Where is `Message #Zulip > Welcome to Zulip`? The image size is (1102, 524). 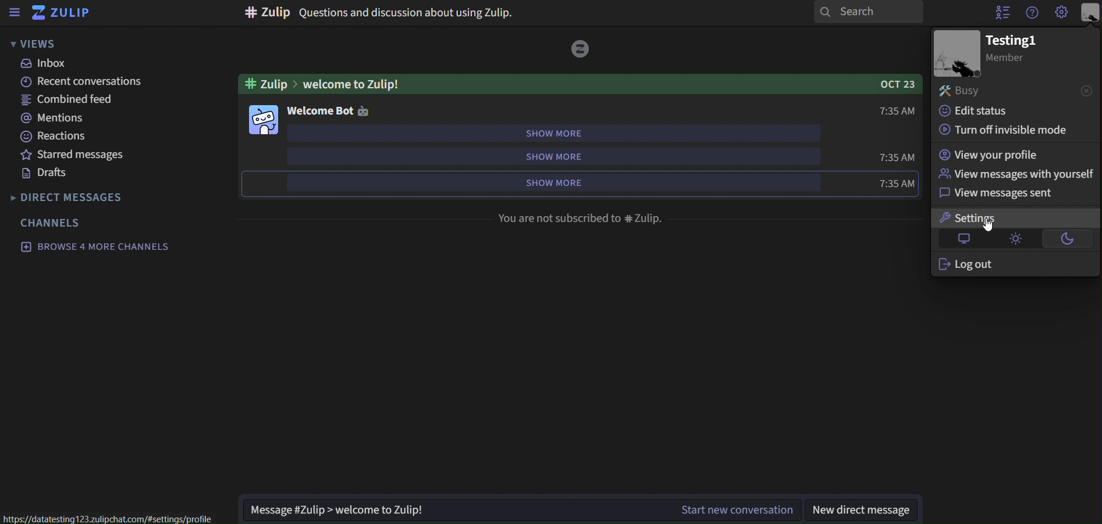 Message #Zulip > Welcome to Zulip is located at coordinates (455, 511).